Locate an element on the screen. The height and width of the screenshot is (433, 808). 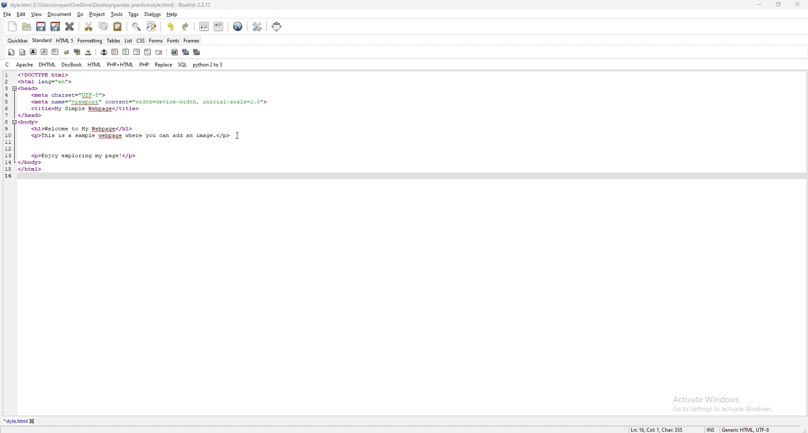
multi thumbnail is located at coordinates (196, 52).